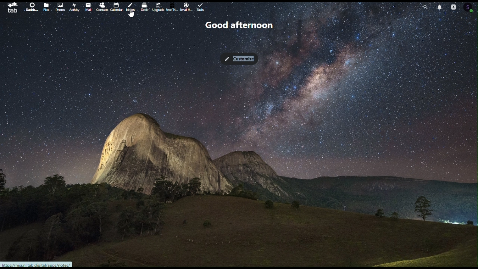 The image size is (478, 269). Describe the element at coordinates (202, 7) in the screenshot. I see `Task` at that location.